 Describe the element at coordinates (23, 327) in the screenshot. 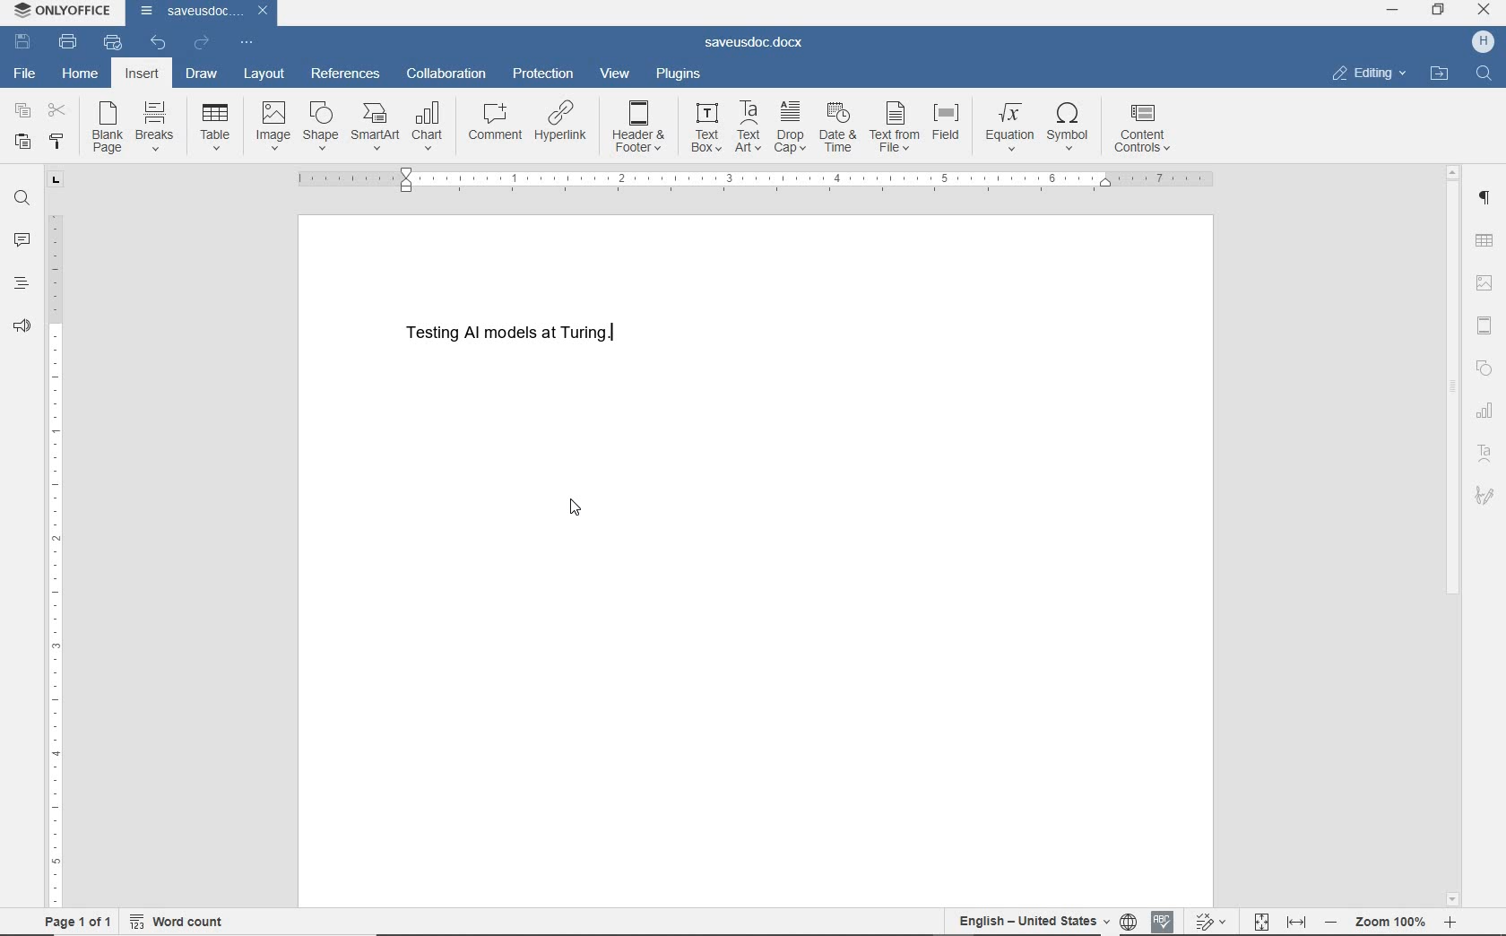

I see `feedback & support` at that location.